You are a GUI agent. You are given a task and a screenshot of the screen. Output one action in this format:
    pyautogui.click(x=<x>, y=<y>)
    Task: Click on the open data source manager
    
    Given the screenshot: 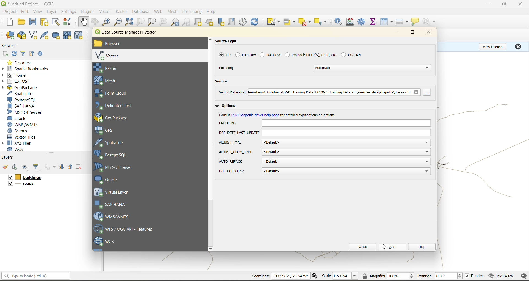 What is the action you would take?
    pyautogui.click(x=10, y=35)
    